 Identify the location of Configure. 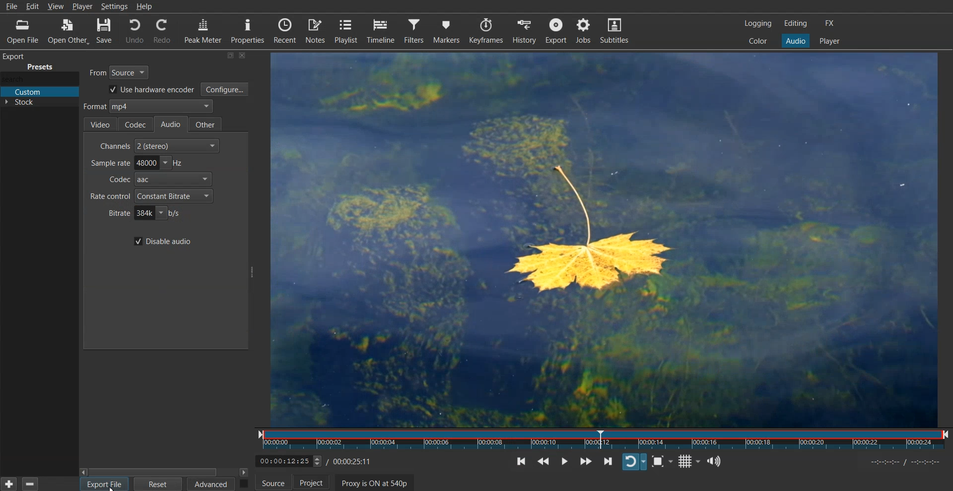
(225, 89).